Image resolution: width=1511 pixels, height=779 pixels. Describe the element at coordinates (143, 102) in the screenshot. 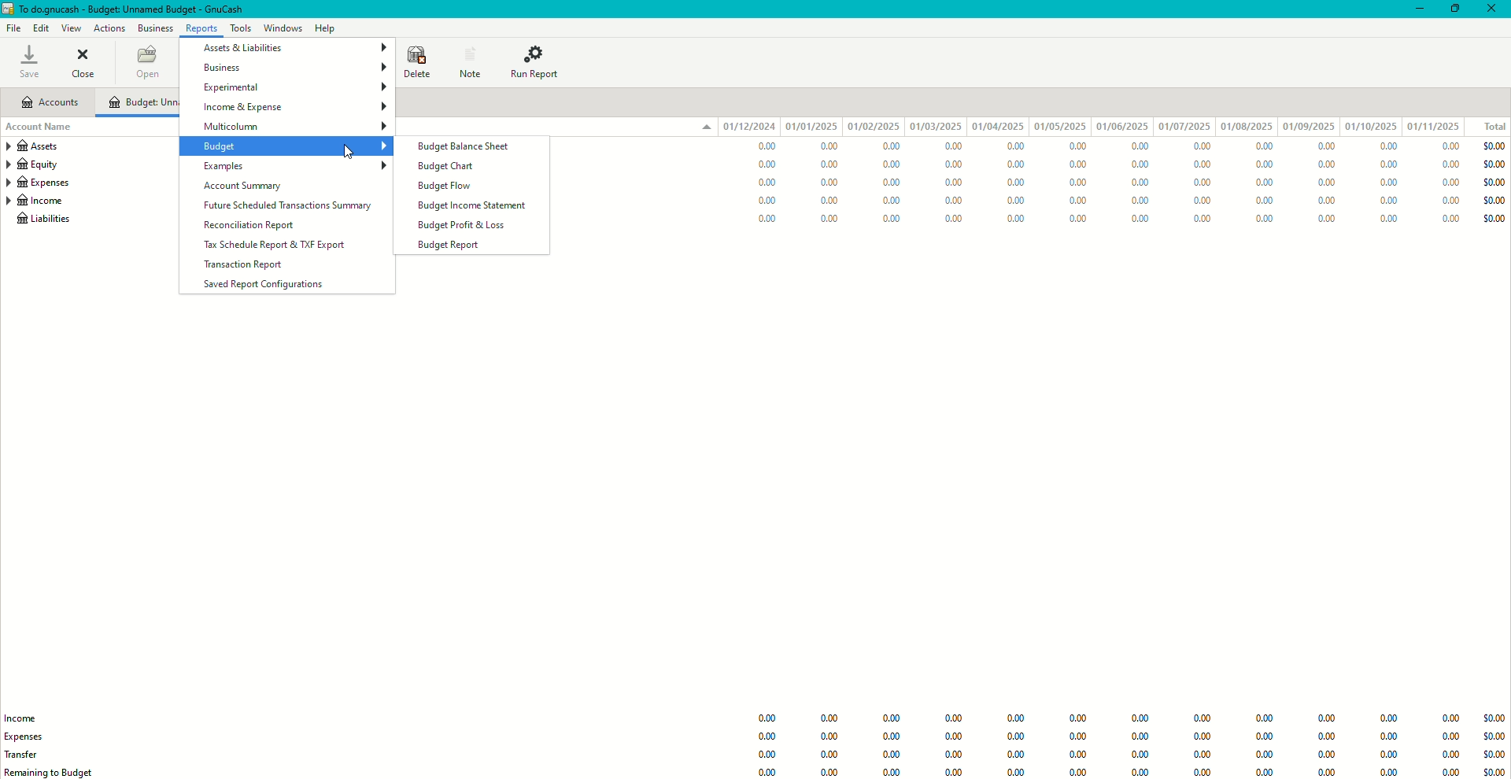

I see `Unnamed Budget` at that location.